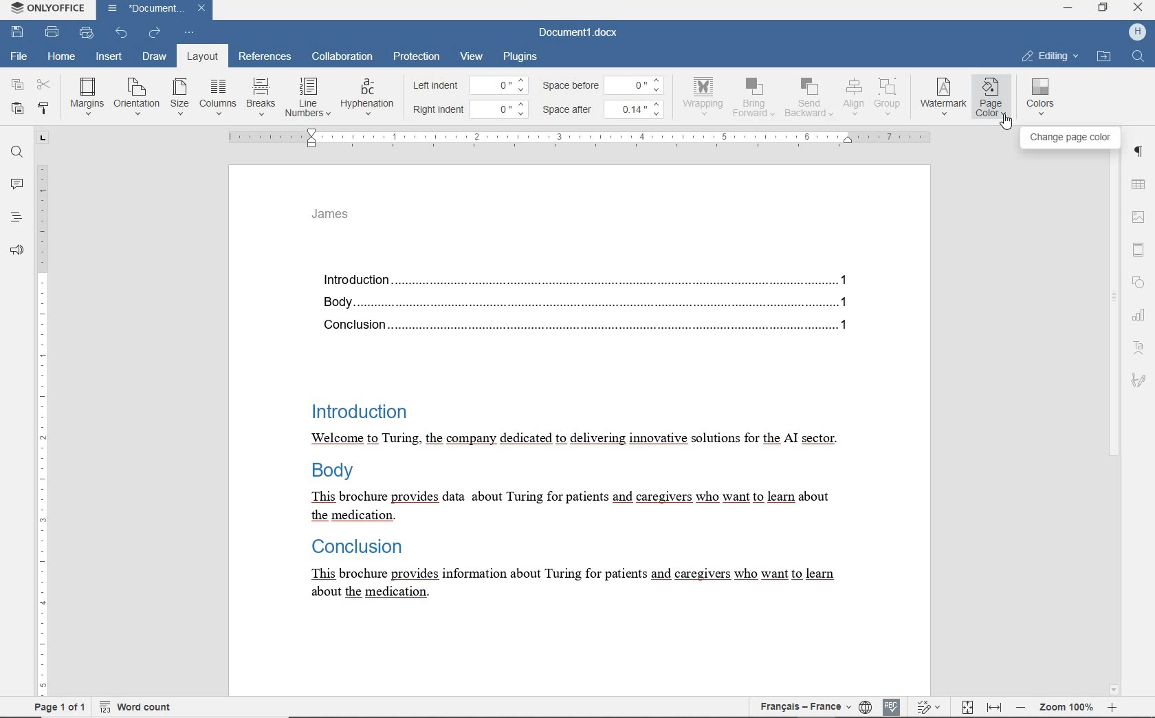  What do you see at coordinates (891, 98) in the screenshot?
I see `group` at bounding box center [891, 98].